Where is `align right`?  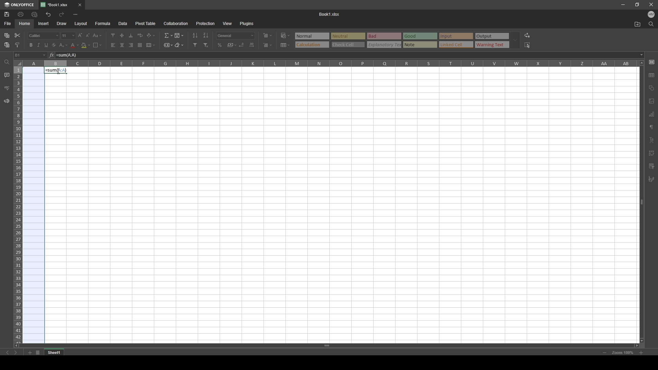 align right is located at coordinates (131, 45).